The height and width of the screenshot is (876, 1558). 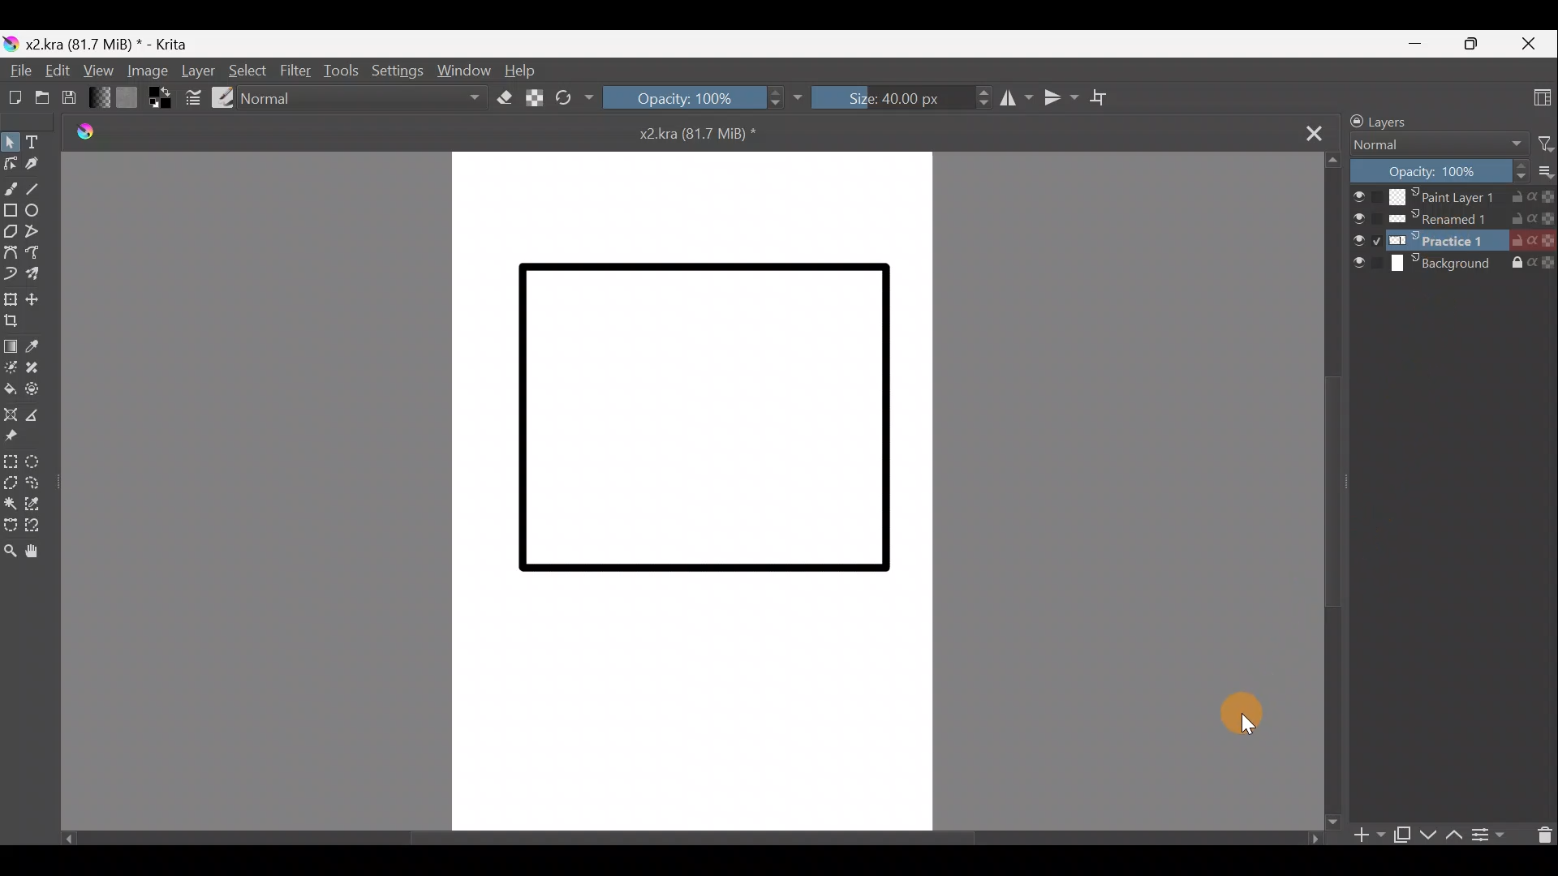 What do you see at coordinates (296, 72) in the screenshot?
I see `Filter` at bounding box center [296, 72].